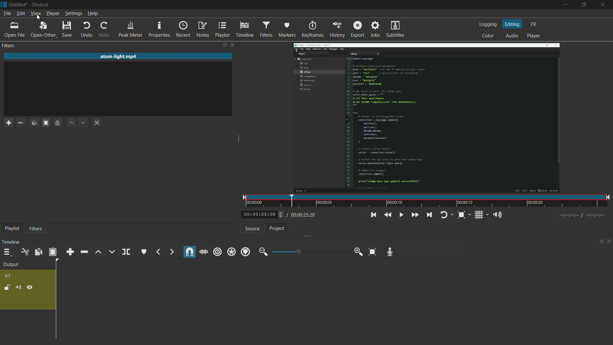 This screenshot has width=613, height=345. I want to click on copy, so click(38, 252).